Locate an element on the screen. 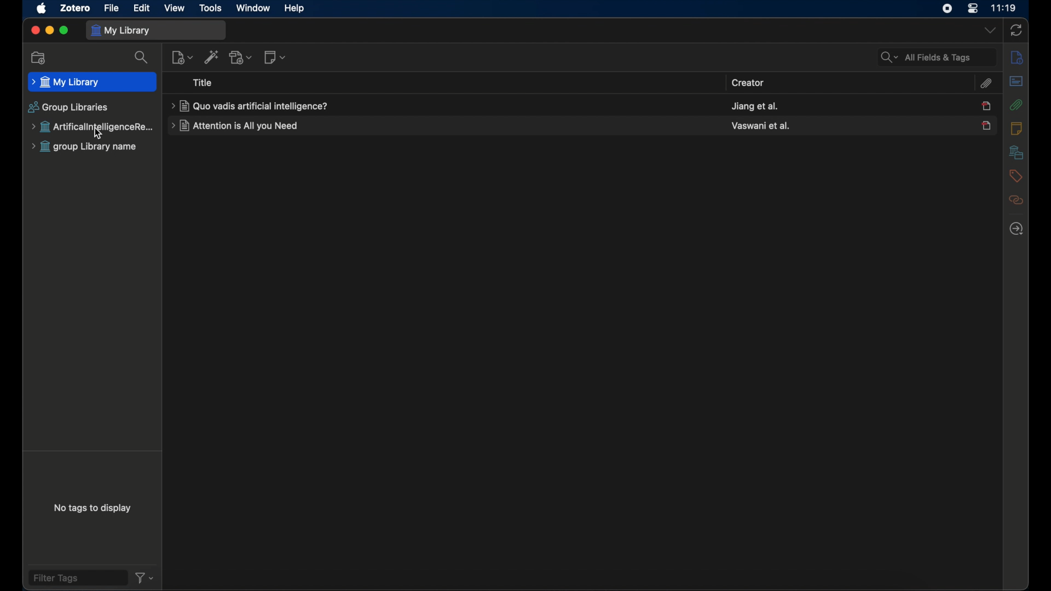 The height and width of the screenshot is (591, 1051). creator is located at coordinates (749, 83).